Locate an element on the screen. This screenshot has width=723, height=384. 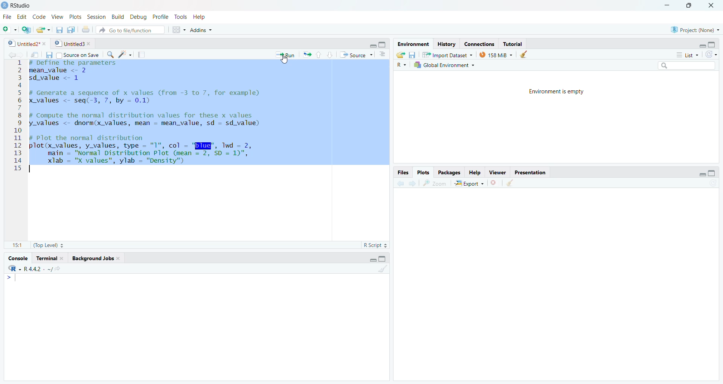
code block is located at coordinates (121, 54).